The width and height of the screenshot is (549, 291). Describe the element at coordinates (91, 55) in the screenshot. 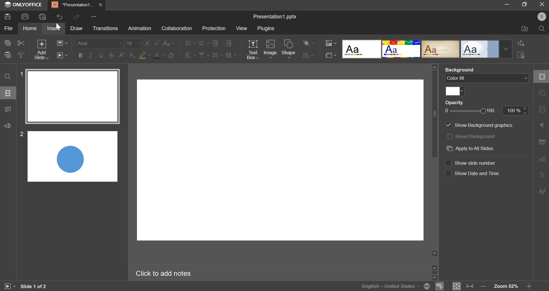

I see `italic` at that location.